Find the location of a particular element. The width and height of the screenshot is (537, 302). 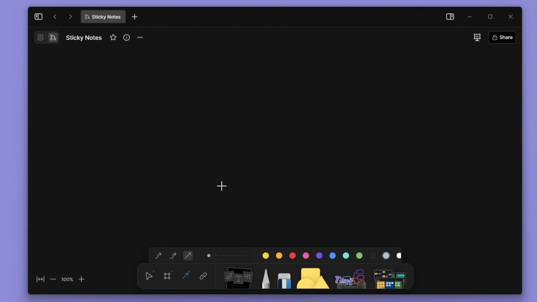

shape is located at coordinates (313, 276).